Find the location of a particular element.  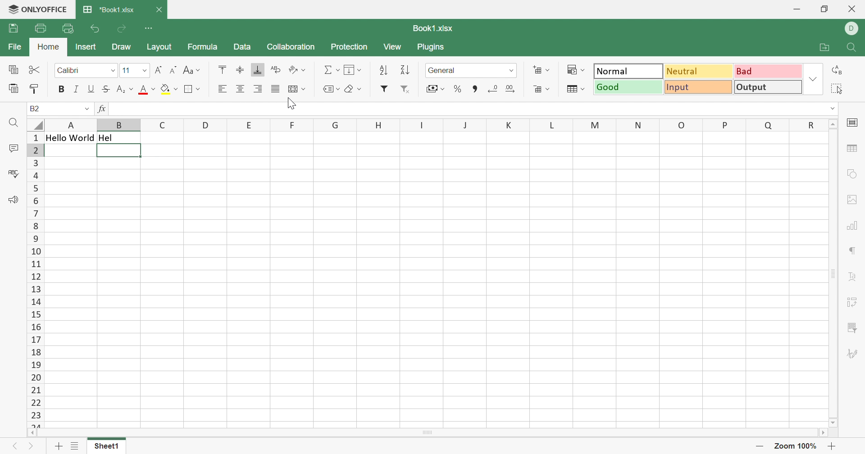

Fill is located at coordinates (352, 69).